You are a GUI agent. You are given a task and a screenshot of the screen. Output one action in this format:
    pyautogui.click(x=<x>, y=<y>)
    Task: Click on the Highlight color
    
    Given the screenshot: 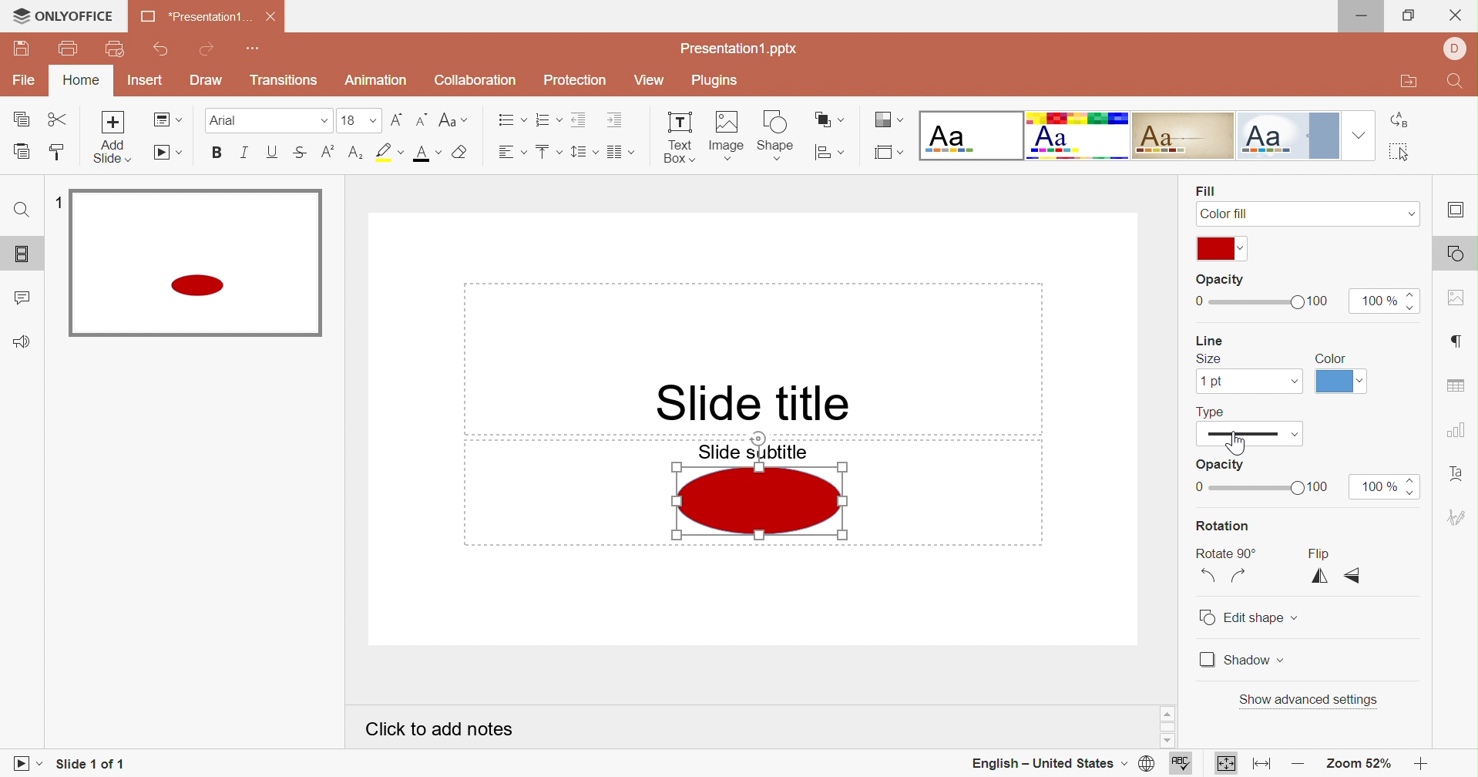 What is the action you would take?
    pyautogui.click(x=387, y=151)
    